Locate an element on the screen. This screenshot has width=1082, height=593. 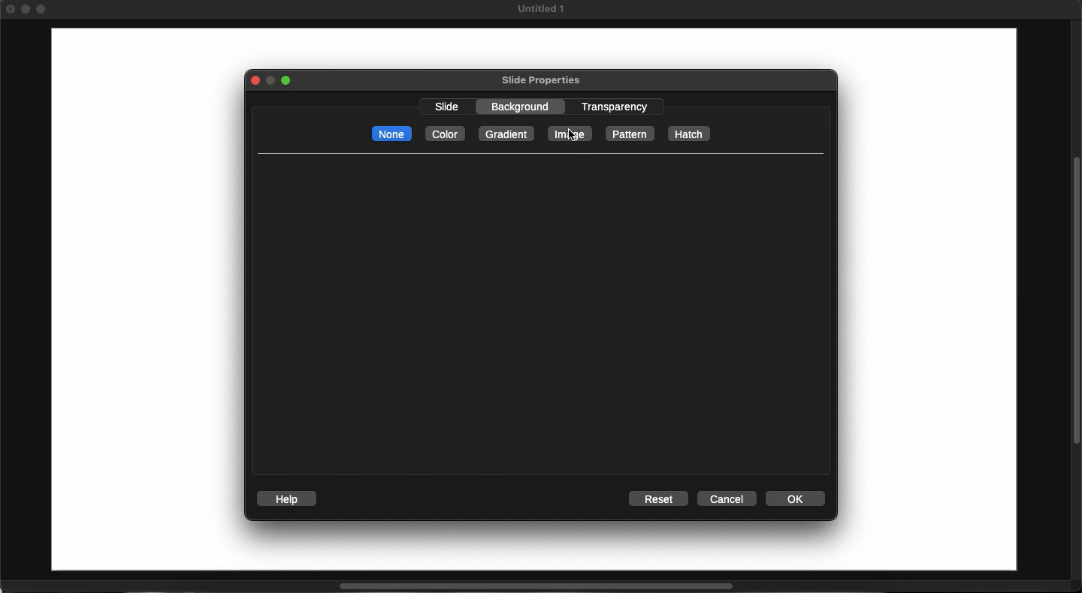
Background is located at coordinates (526, 107).